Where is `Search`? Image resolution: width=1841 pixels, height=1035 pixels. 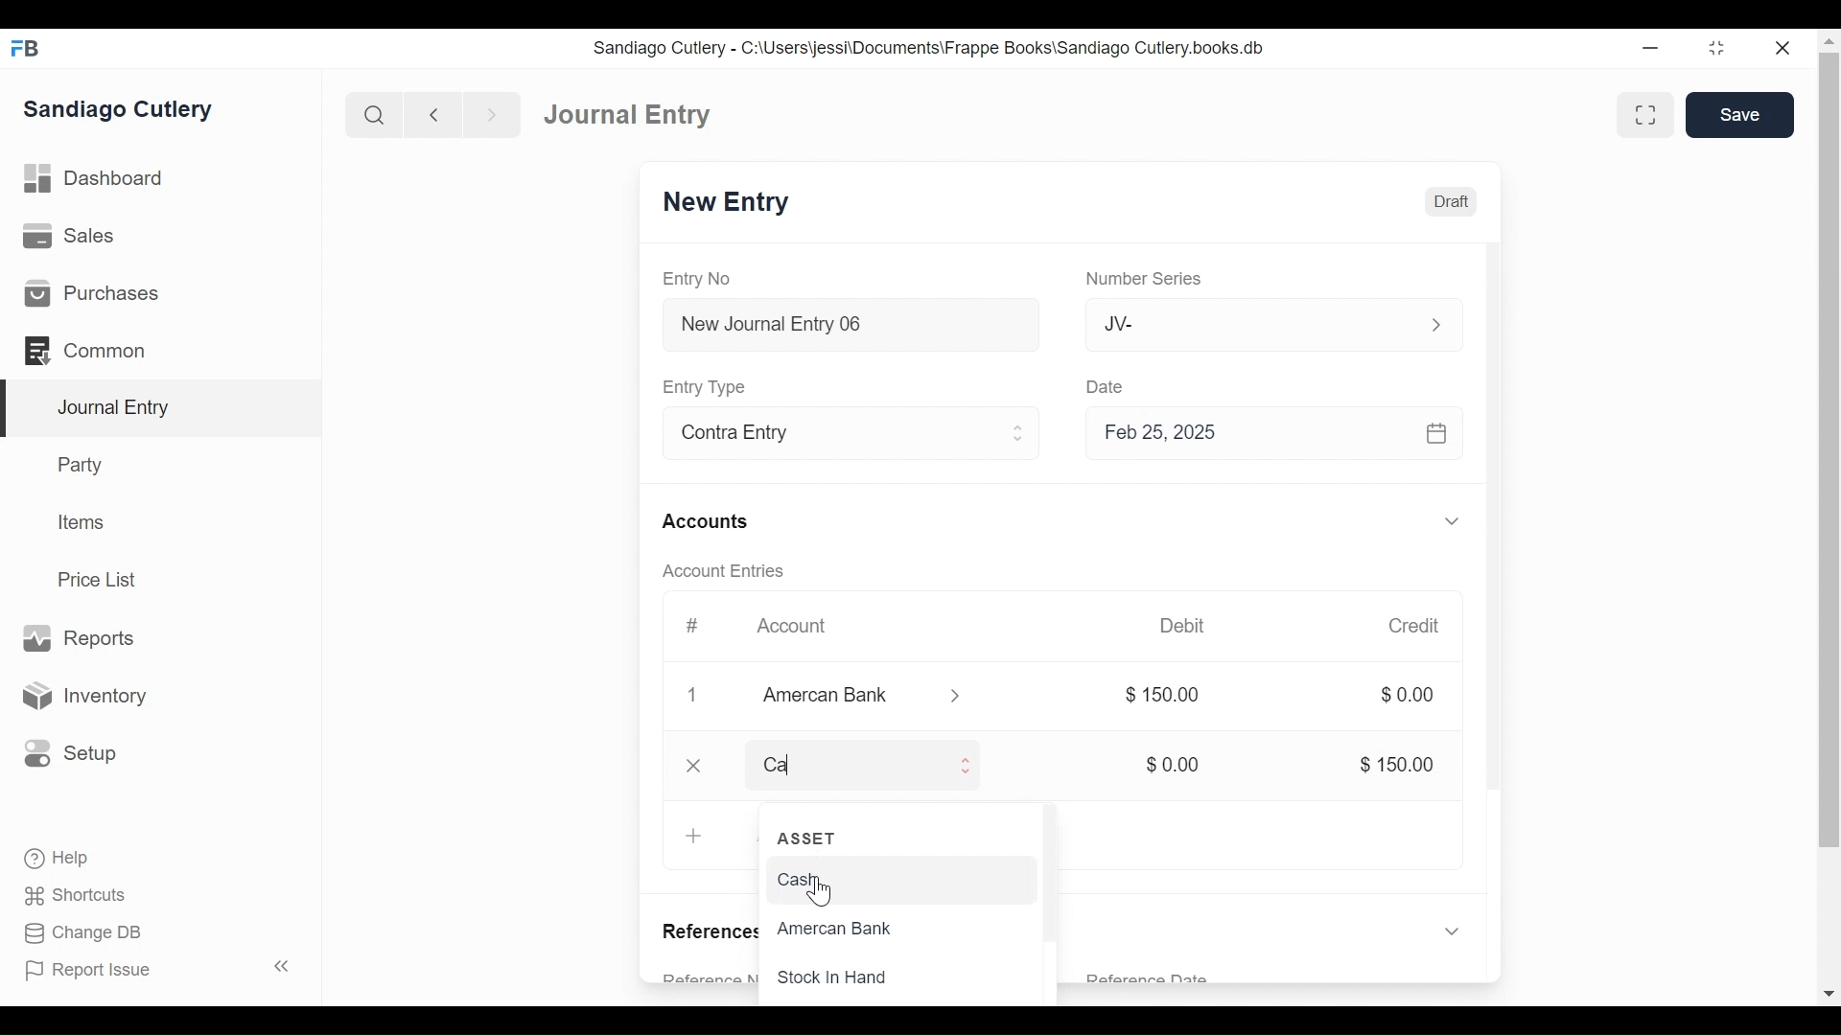 Search is located at coordinates (375, 115).